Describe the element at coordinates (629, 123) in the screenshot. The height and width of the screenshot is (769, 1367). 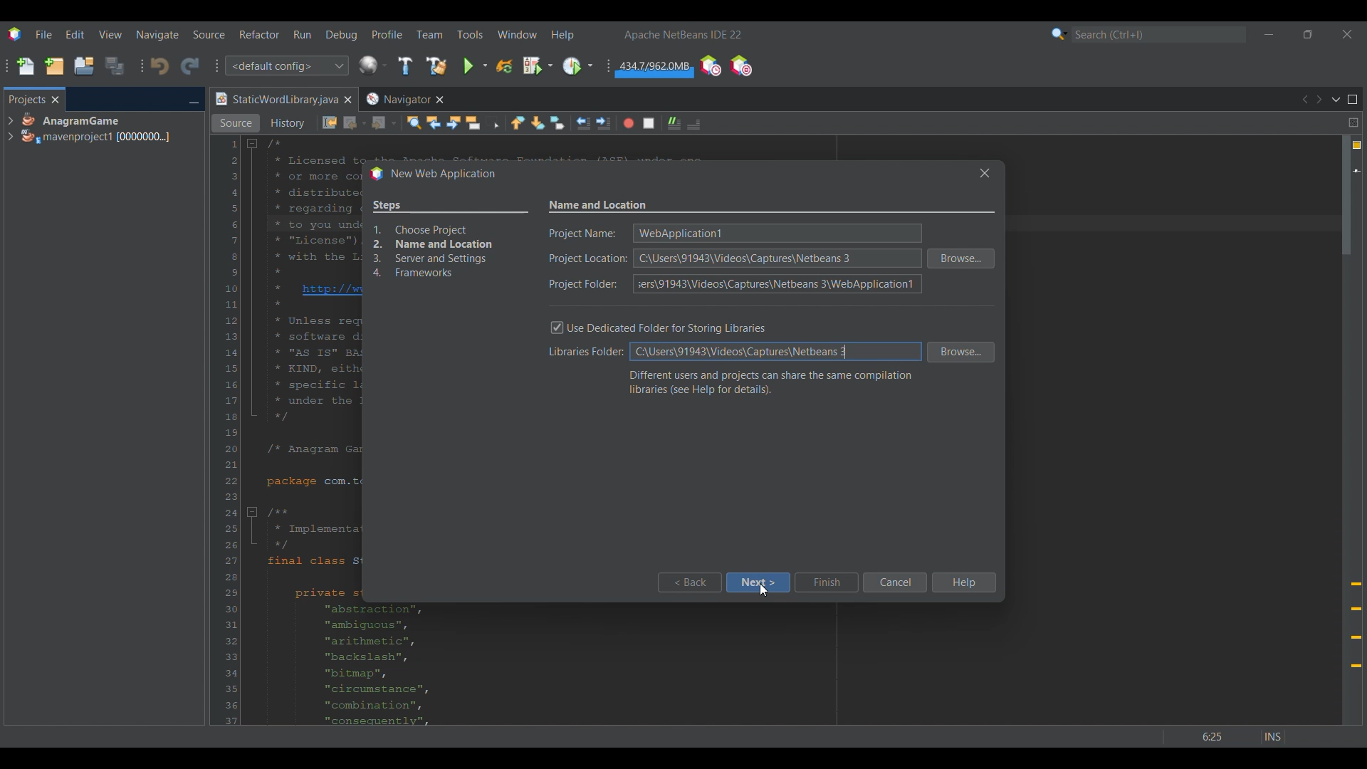
I see `Start macro recording` at that location.